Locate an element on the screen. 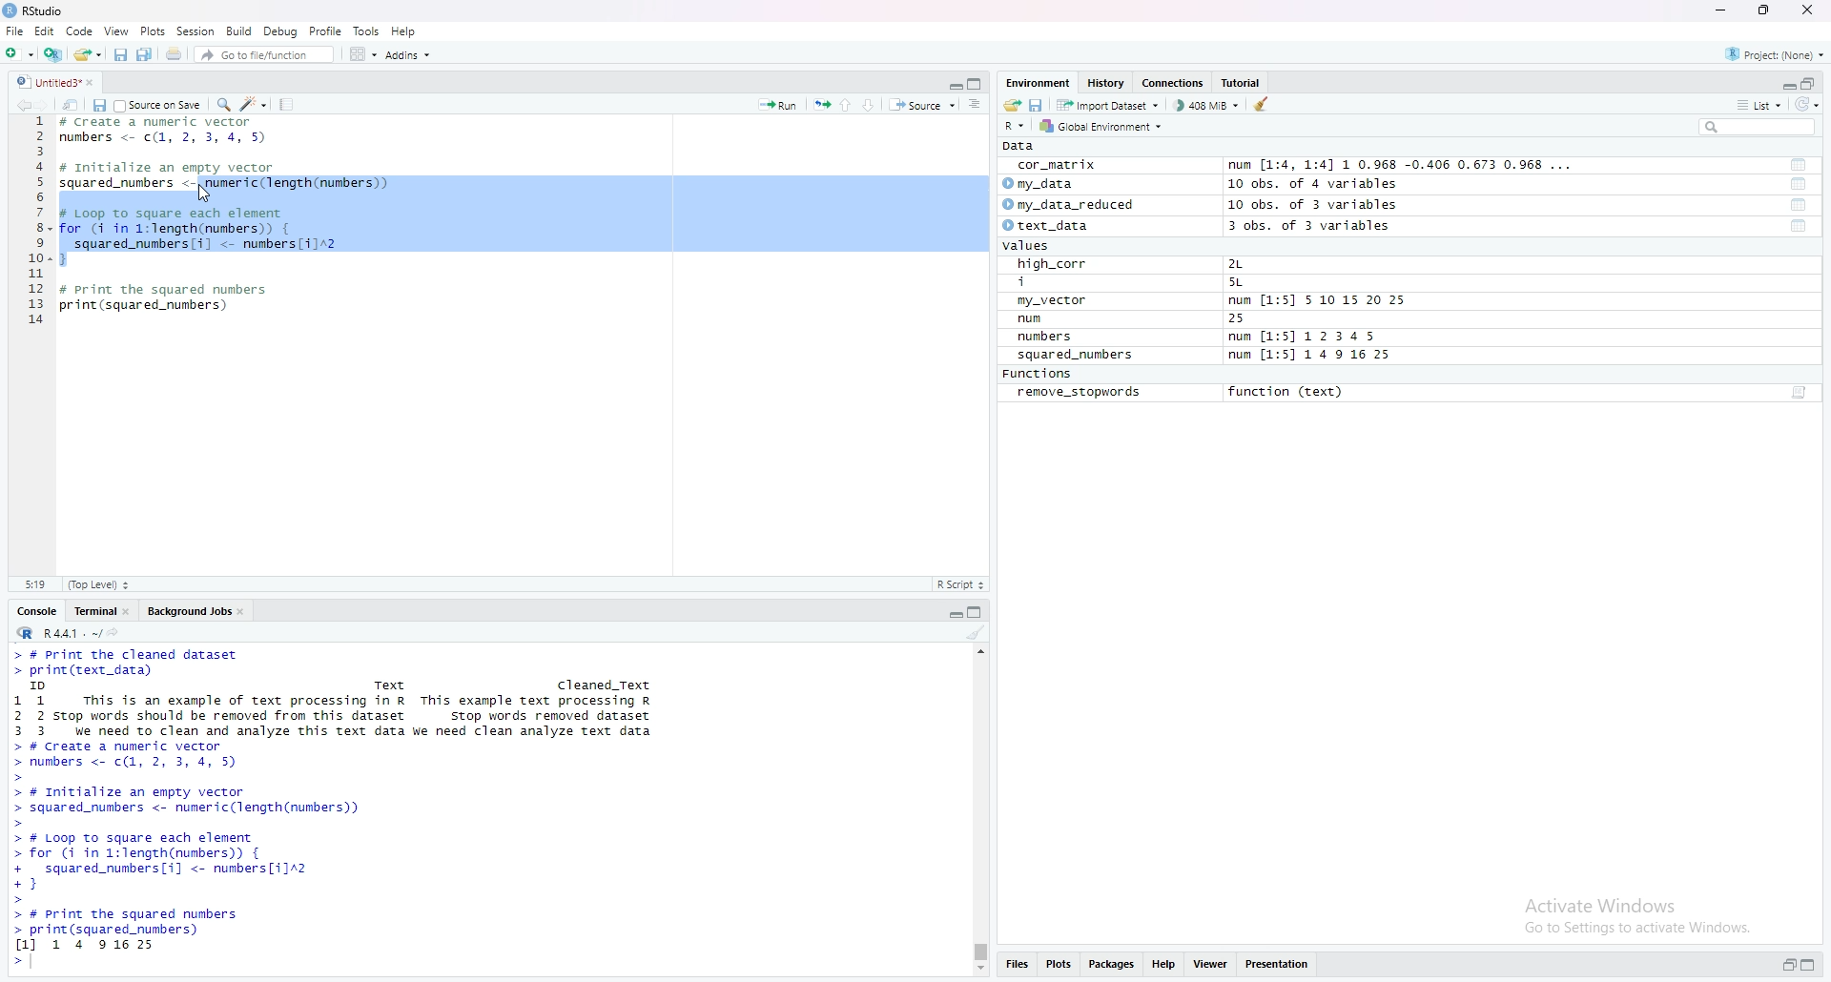 This screenshot has width=1831, height=982. cursor is located at coordinates (206, 194).